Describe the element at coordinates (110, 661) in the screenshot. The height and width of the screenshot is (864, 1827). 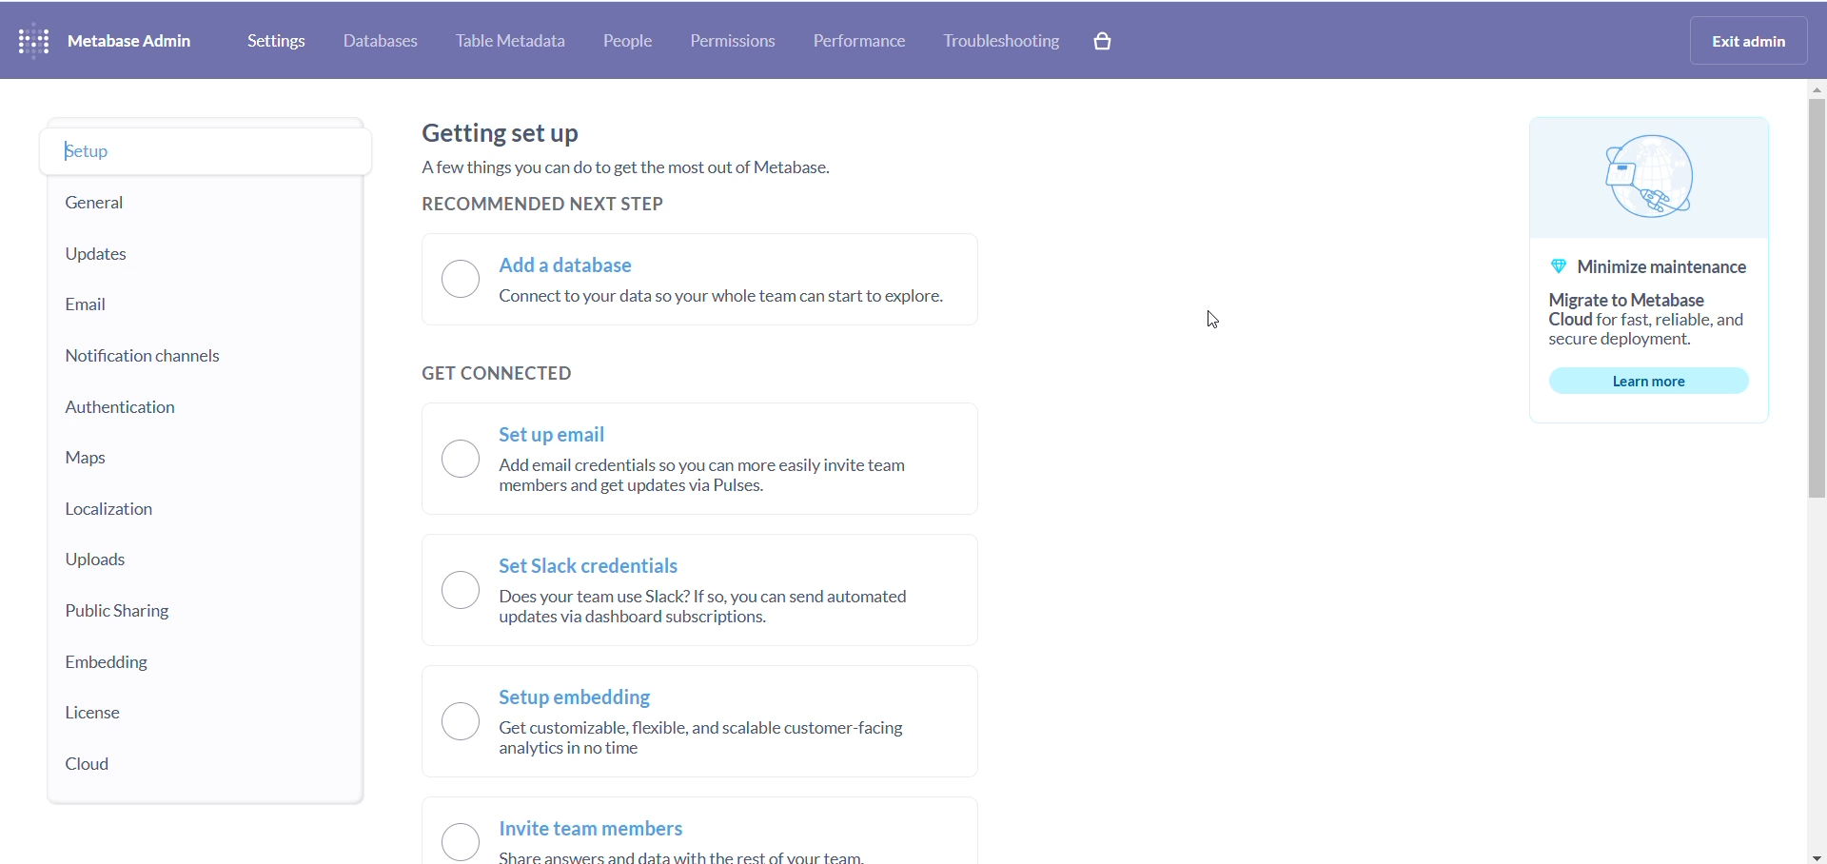
I see `embedding` at that location.